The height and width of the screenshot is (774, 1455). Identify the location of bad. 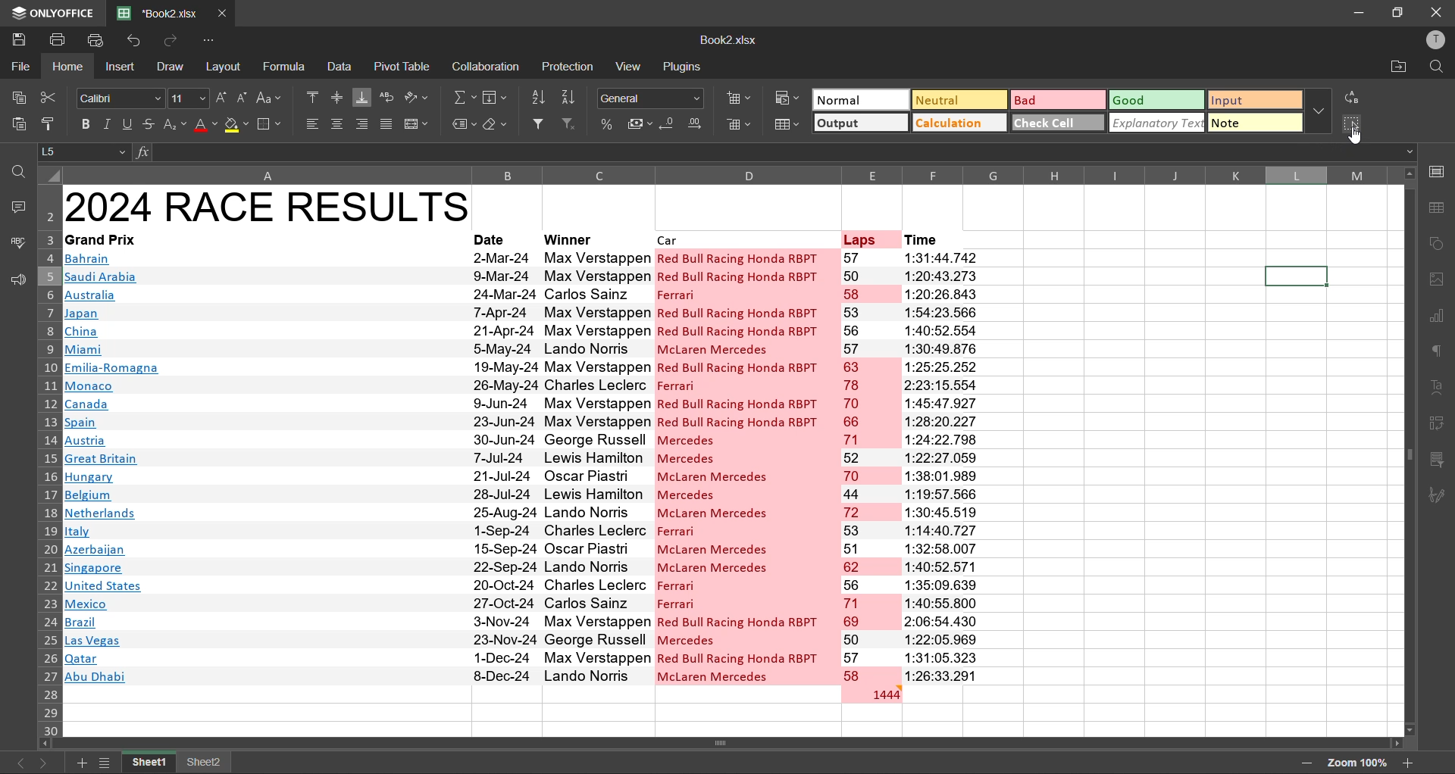
(1057, 99).